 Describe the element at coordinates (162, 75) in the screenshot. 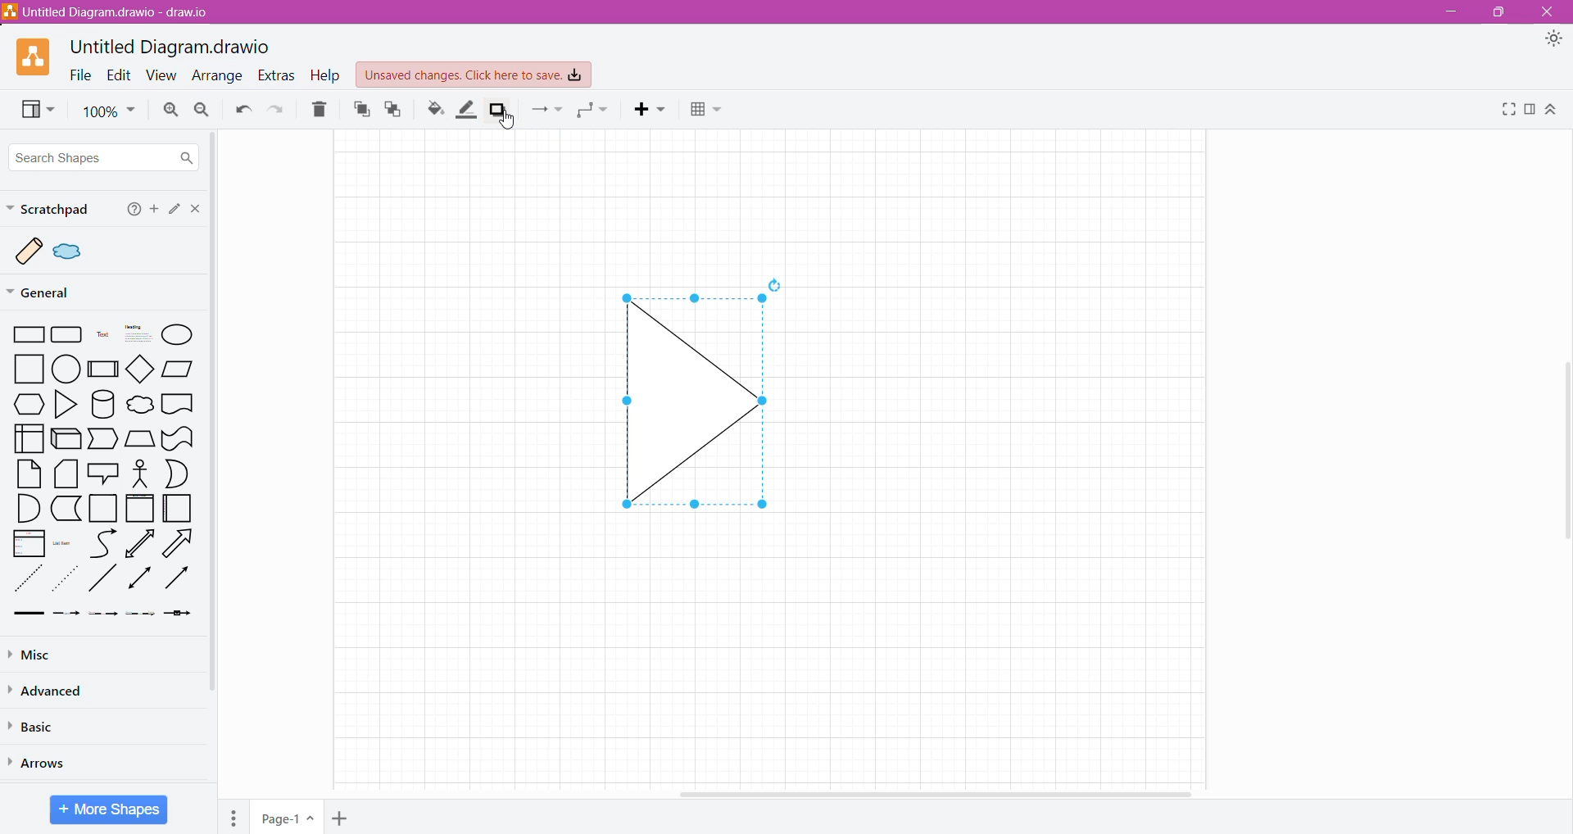

I see `View` at that location.